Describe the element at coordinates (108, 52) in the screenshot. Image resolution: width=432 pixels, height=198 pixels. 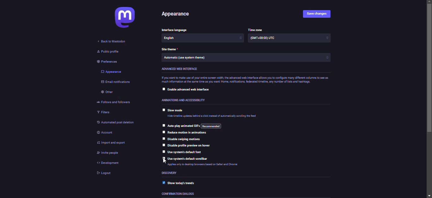
I see `public profile` at that location.